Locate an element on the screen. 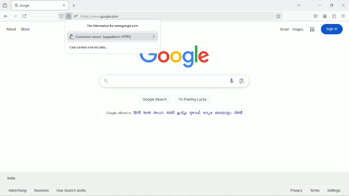 The width and height of the screenshot is (349, 196). Verified by Google Trust Services is located at coordinates (69, 17).